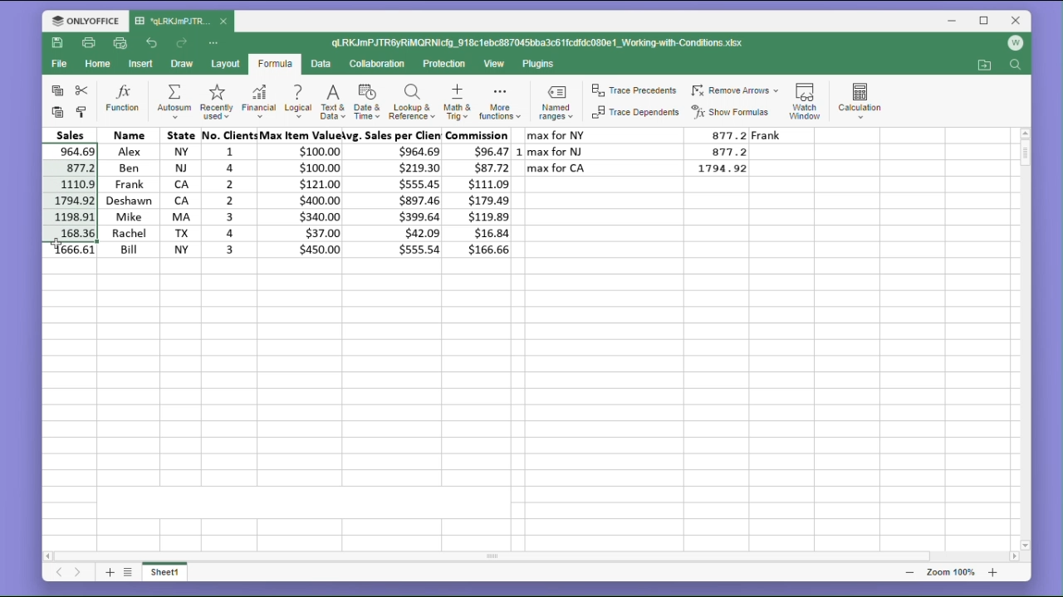 The height and width of the screenshot is (597, 1063). I want to click on empty cells, so click(529, 409).